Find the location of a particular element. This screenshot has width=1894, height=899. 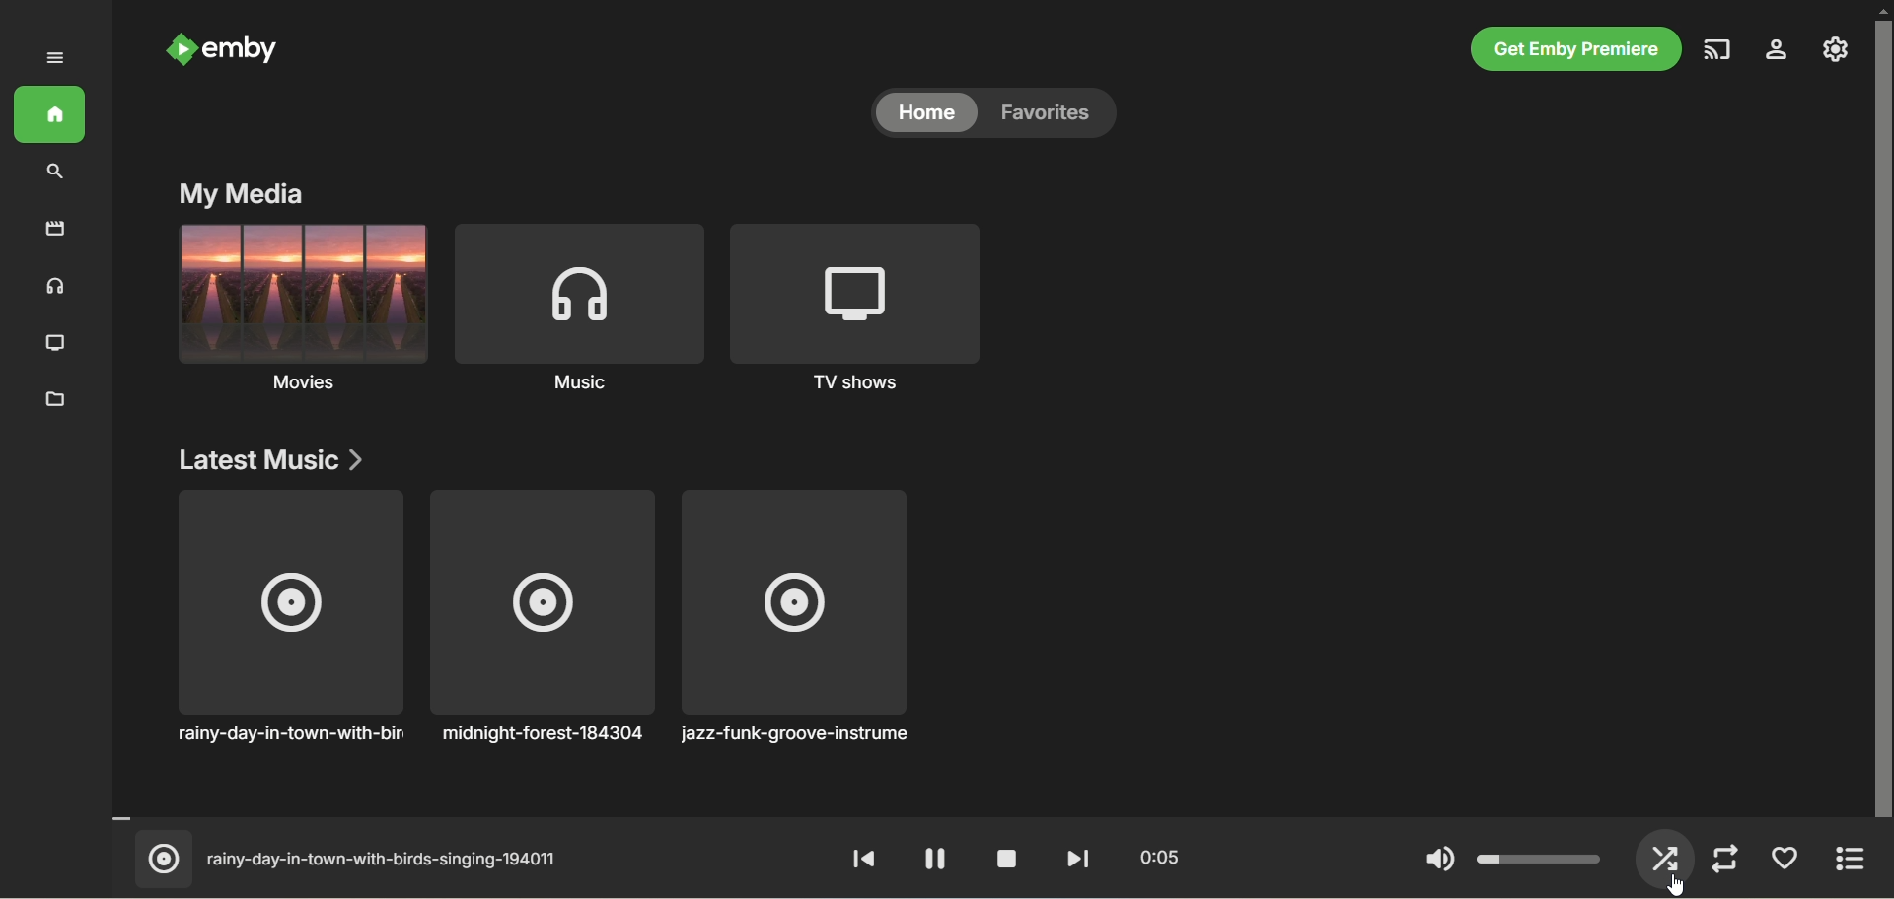

stop is located at coordinates (1005, 861).